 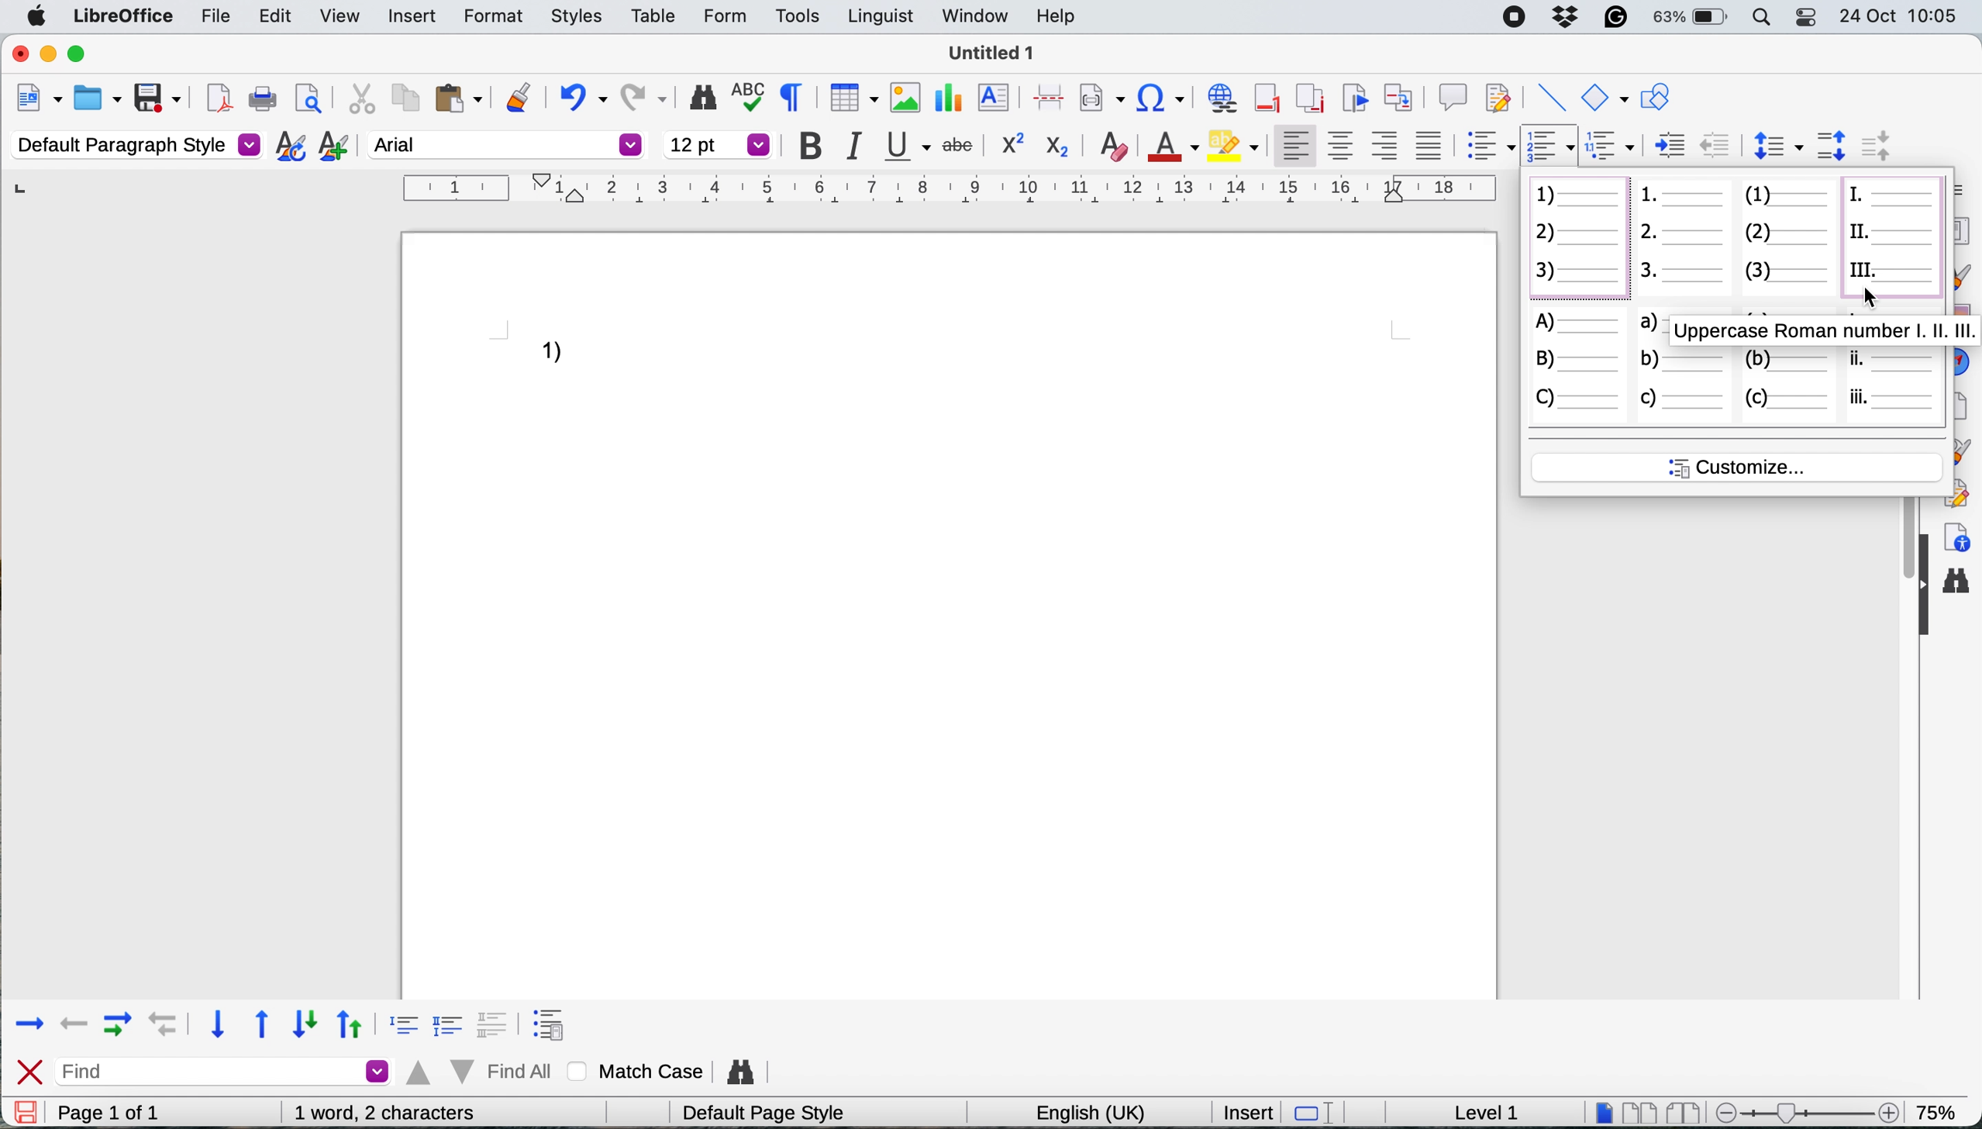 What do you see at coordinates (554, 1016) in the screenshot?
I see `format 4` at bounding box center [554, 1016].